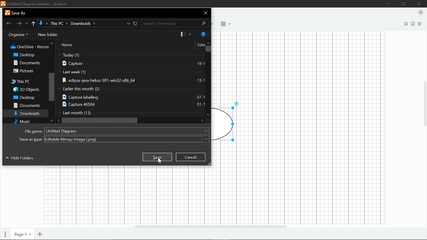 The height and width of the screenshot is (240, 427). I want to click on Horizontal scrolbar, so click(210, 225).